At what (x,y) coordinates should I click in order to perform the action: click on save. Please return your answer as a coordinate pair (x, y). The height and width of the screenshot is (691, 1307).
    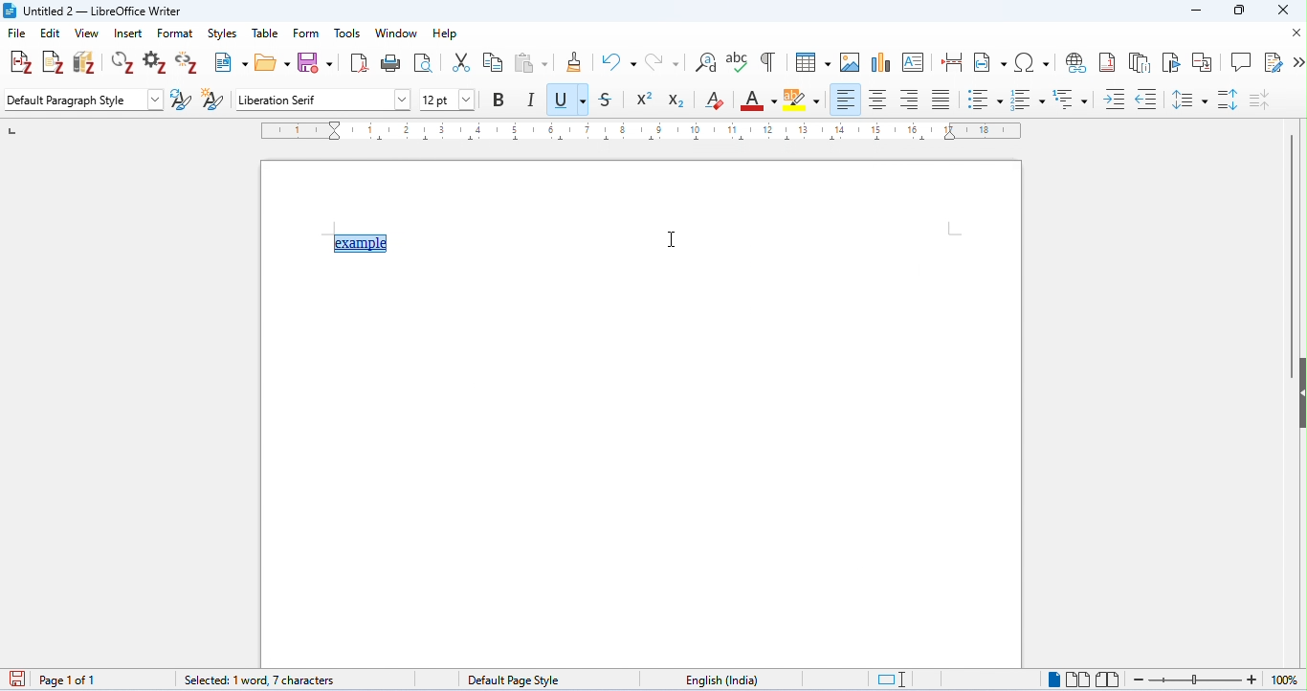
    Looking at the image, I should click on (316, 62).